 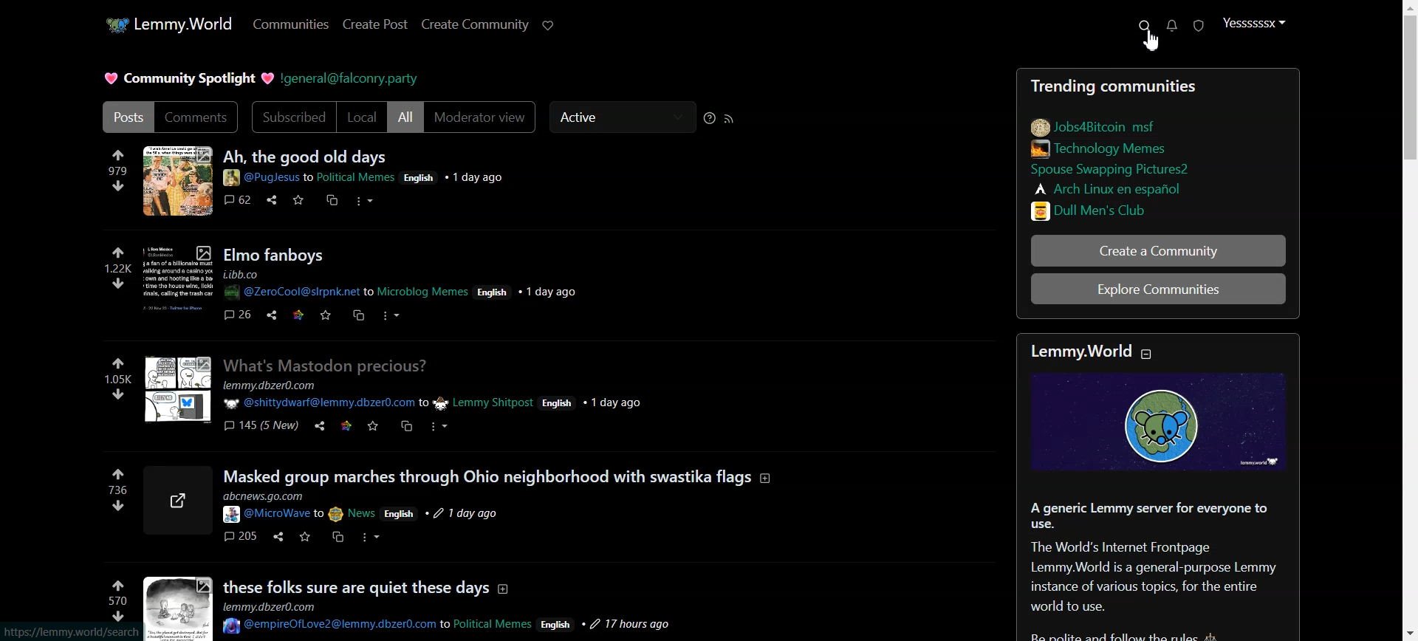 I want to click on upvote, so click(x=116, y=251).